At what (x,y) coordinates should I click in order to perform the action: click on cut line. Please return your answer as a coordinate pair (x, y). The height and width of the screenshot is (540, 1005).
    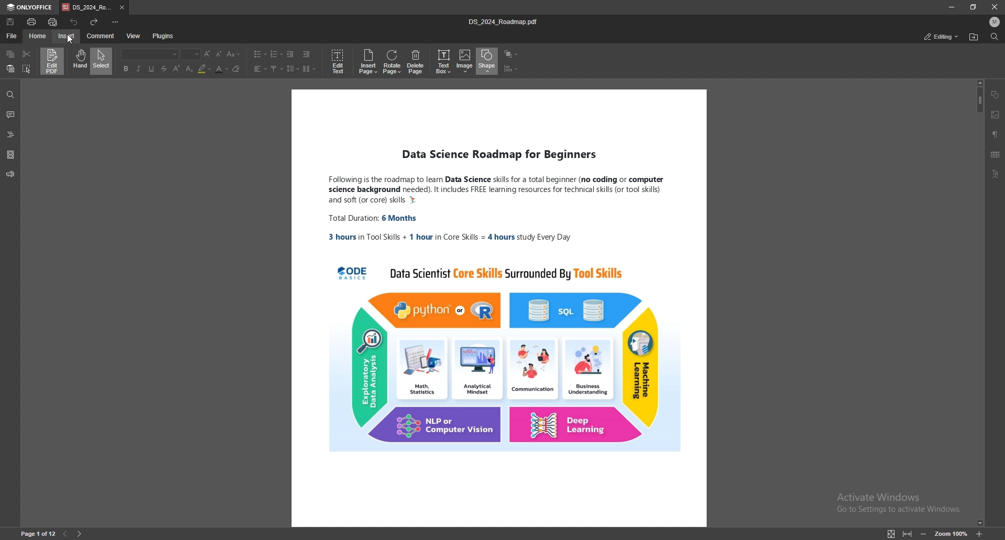
    Looking at the image, I should click on (165, 69).